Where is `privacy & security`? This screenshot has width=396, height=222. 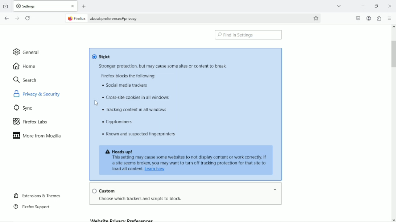 privacy & security is located at coordinates (40, 93).